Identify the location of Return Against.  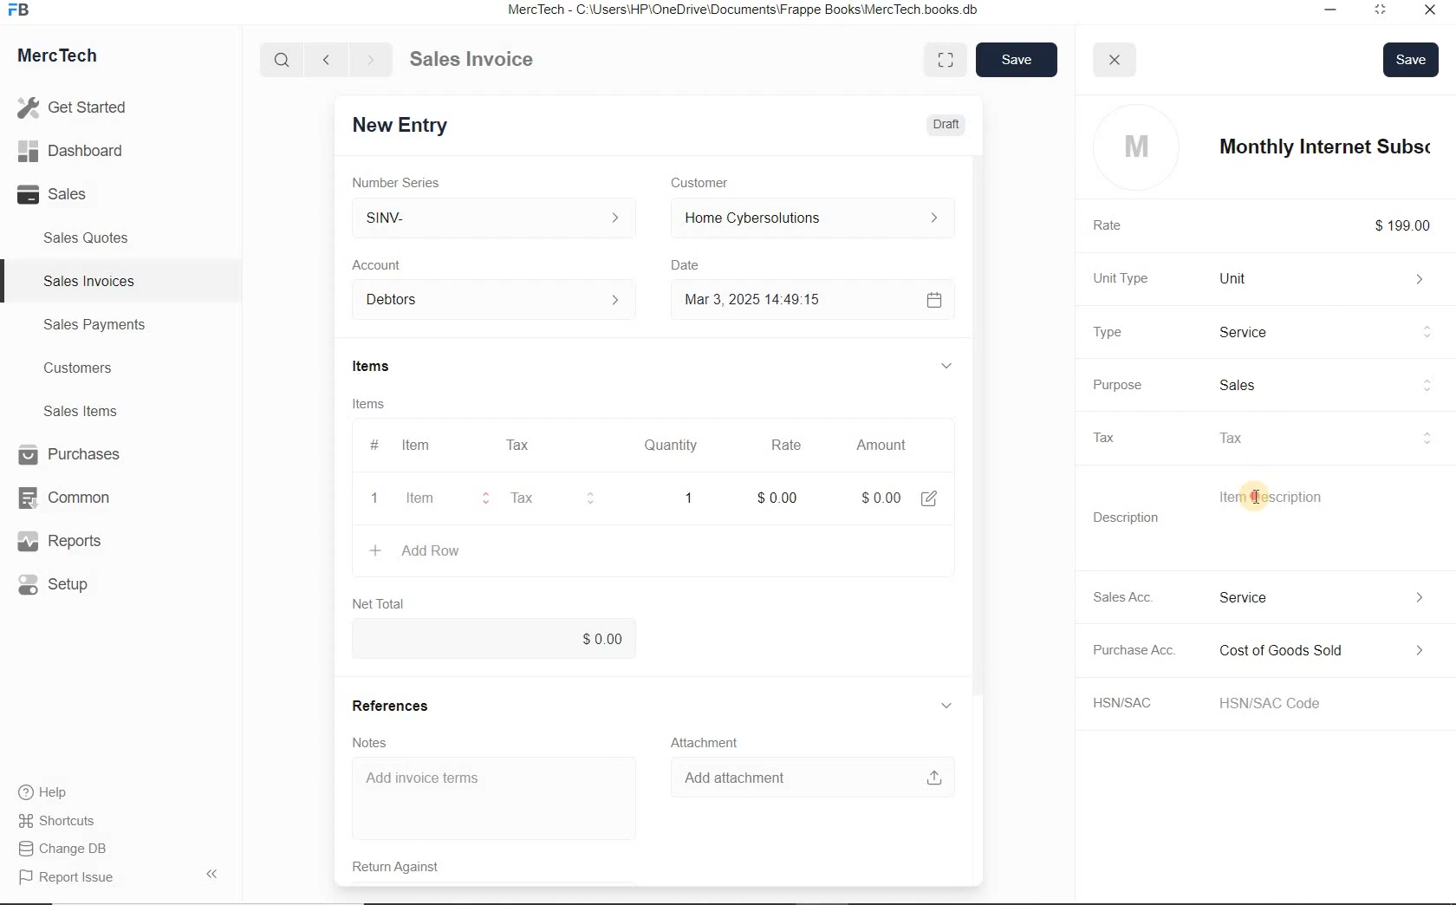
(407, 865).